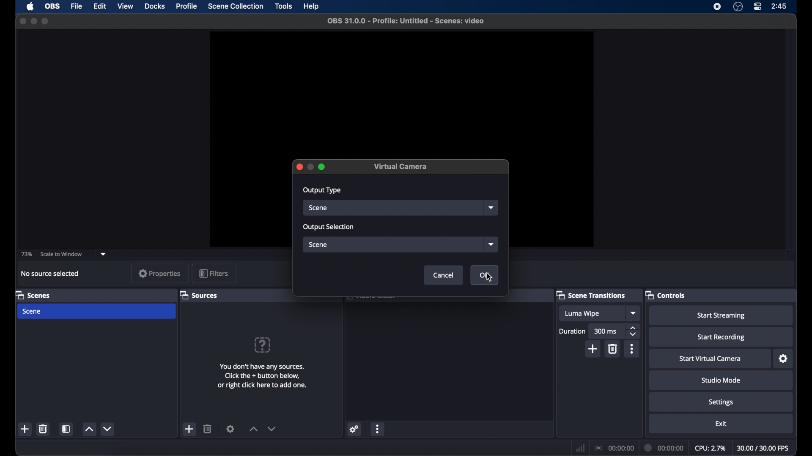 Image resolution: width=812 pixels, height=456 pixels. Describe the element at coordinates (354, 429) in the screenshot. I see `settings` at that location.